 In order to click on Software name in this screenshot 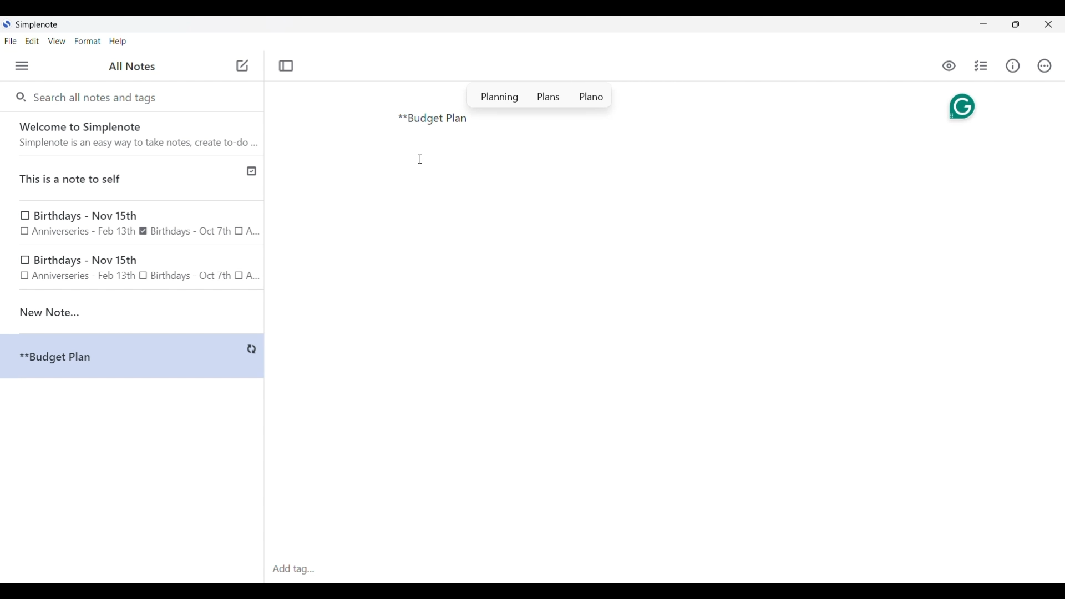, I will do `click(38, 25)`.